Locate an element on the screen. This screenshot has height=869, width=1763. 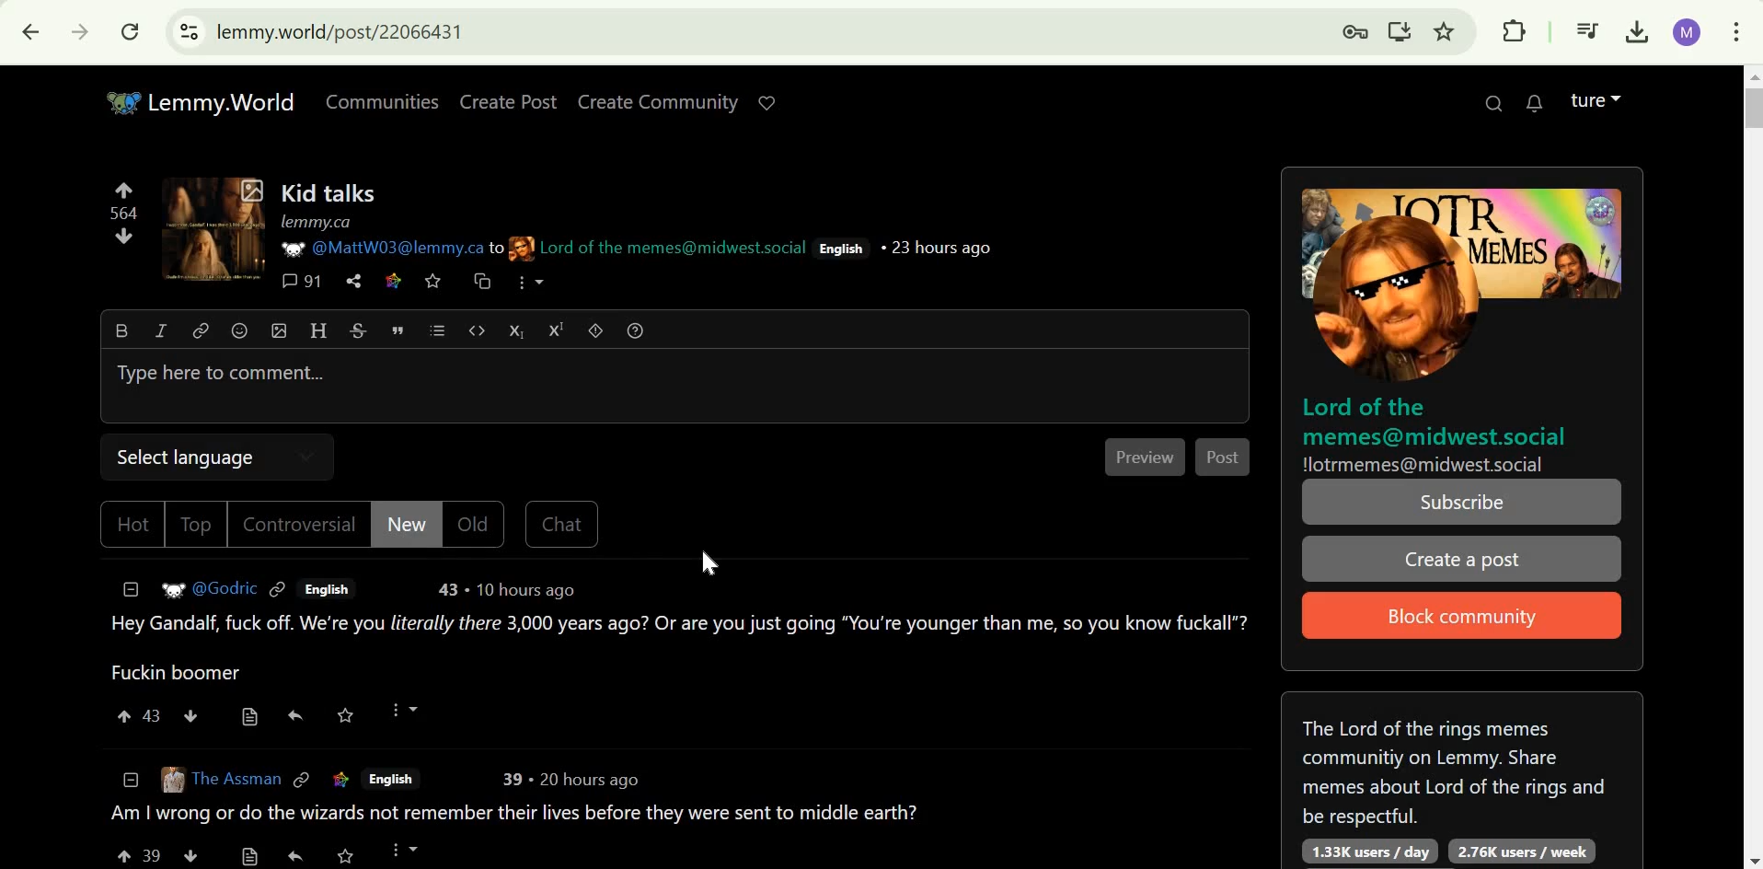
View site information is located at coordinates (189, 31).